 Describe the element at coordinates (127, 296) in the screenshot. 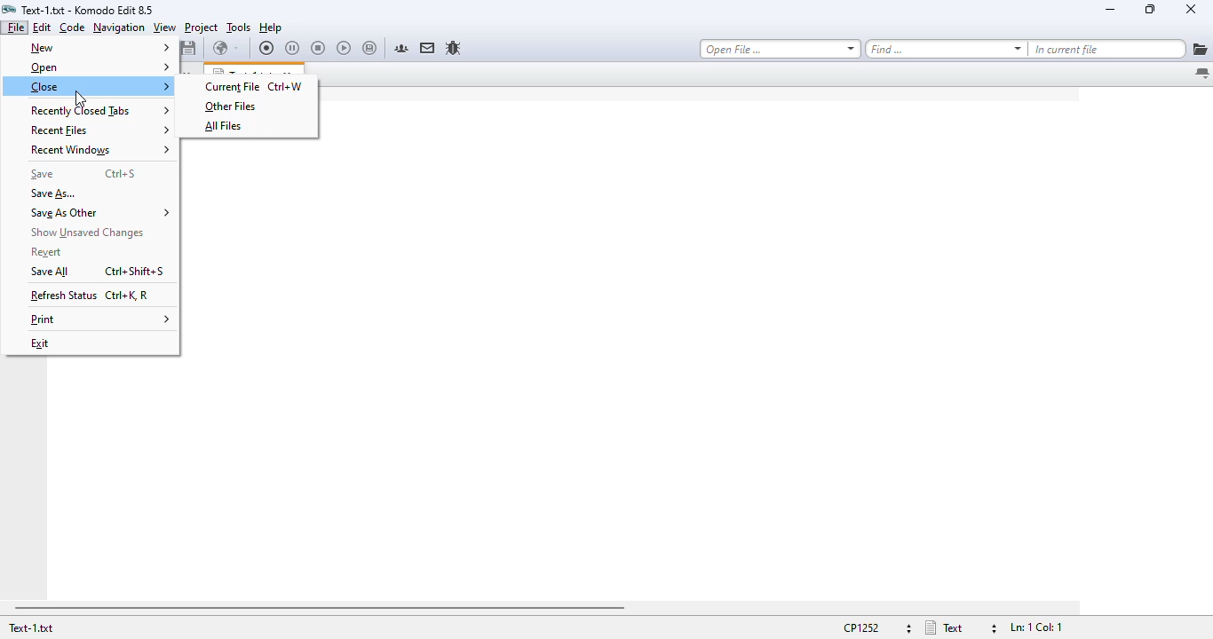

I see `shortcut for refresh status` at that location.